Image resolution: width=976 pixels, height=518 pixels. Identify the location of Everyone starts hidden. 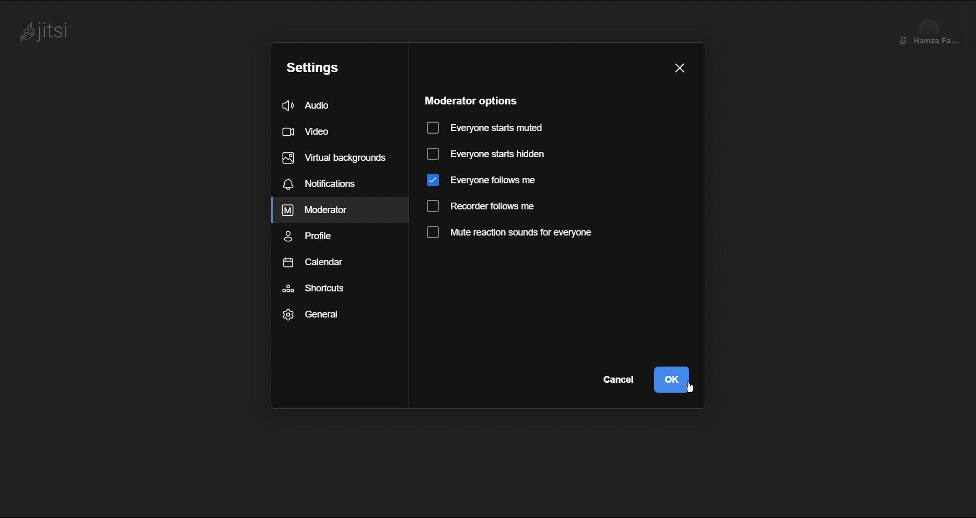
(486, 155).